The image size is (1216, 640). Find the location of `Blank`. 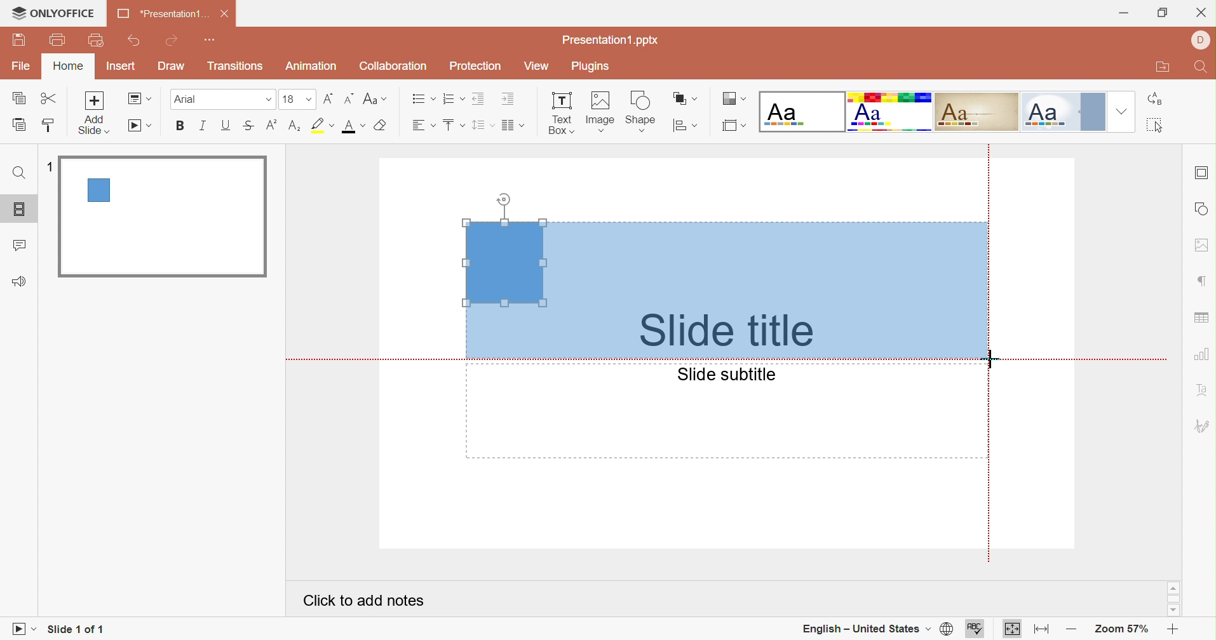

Blank is located at coordinates (804, 112).